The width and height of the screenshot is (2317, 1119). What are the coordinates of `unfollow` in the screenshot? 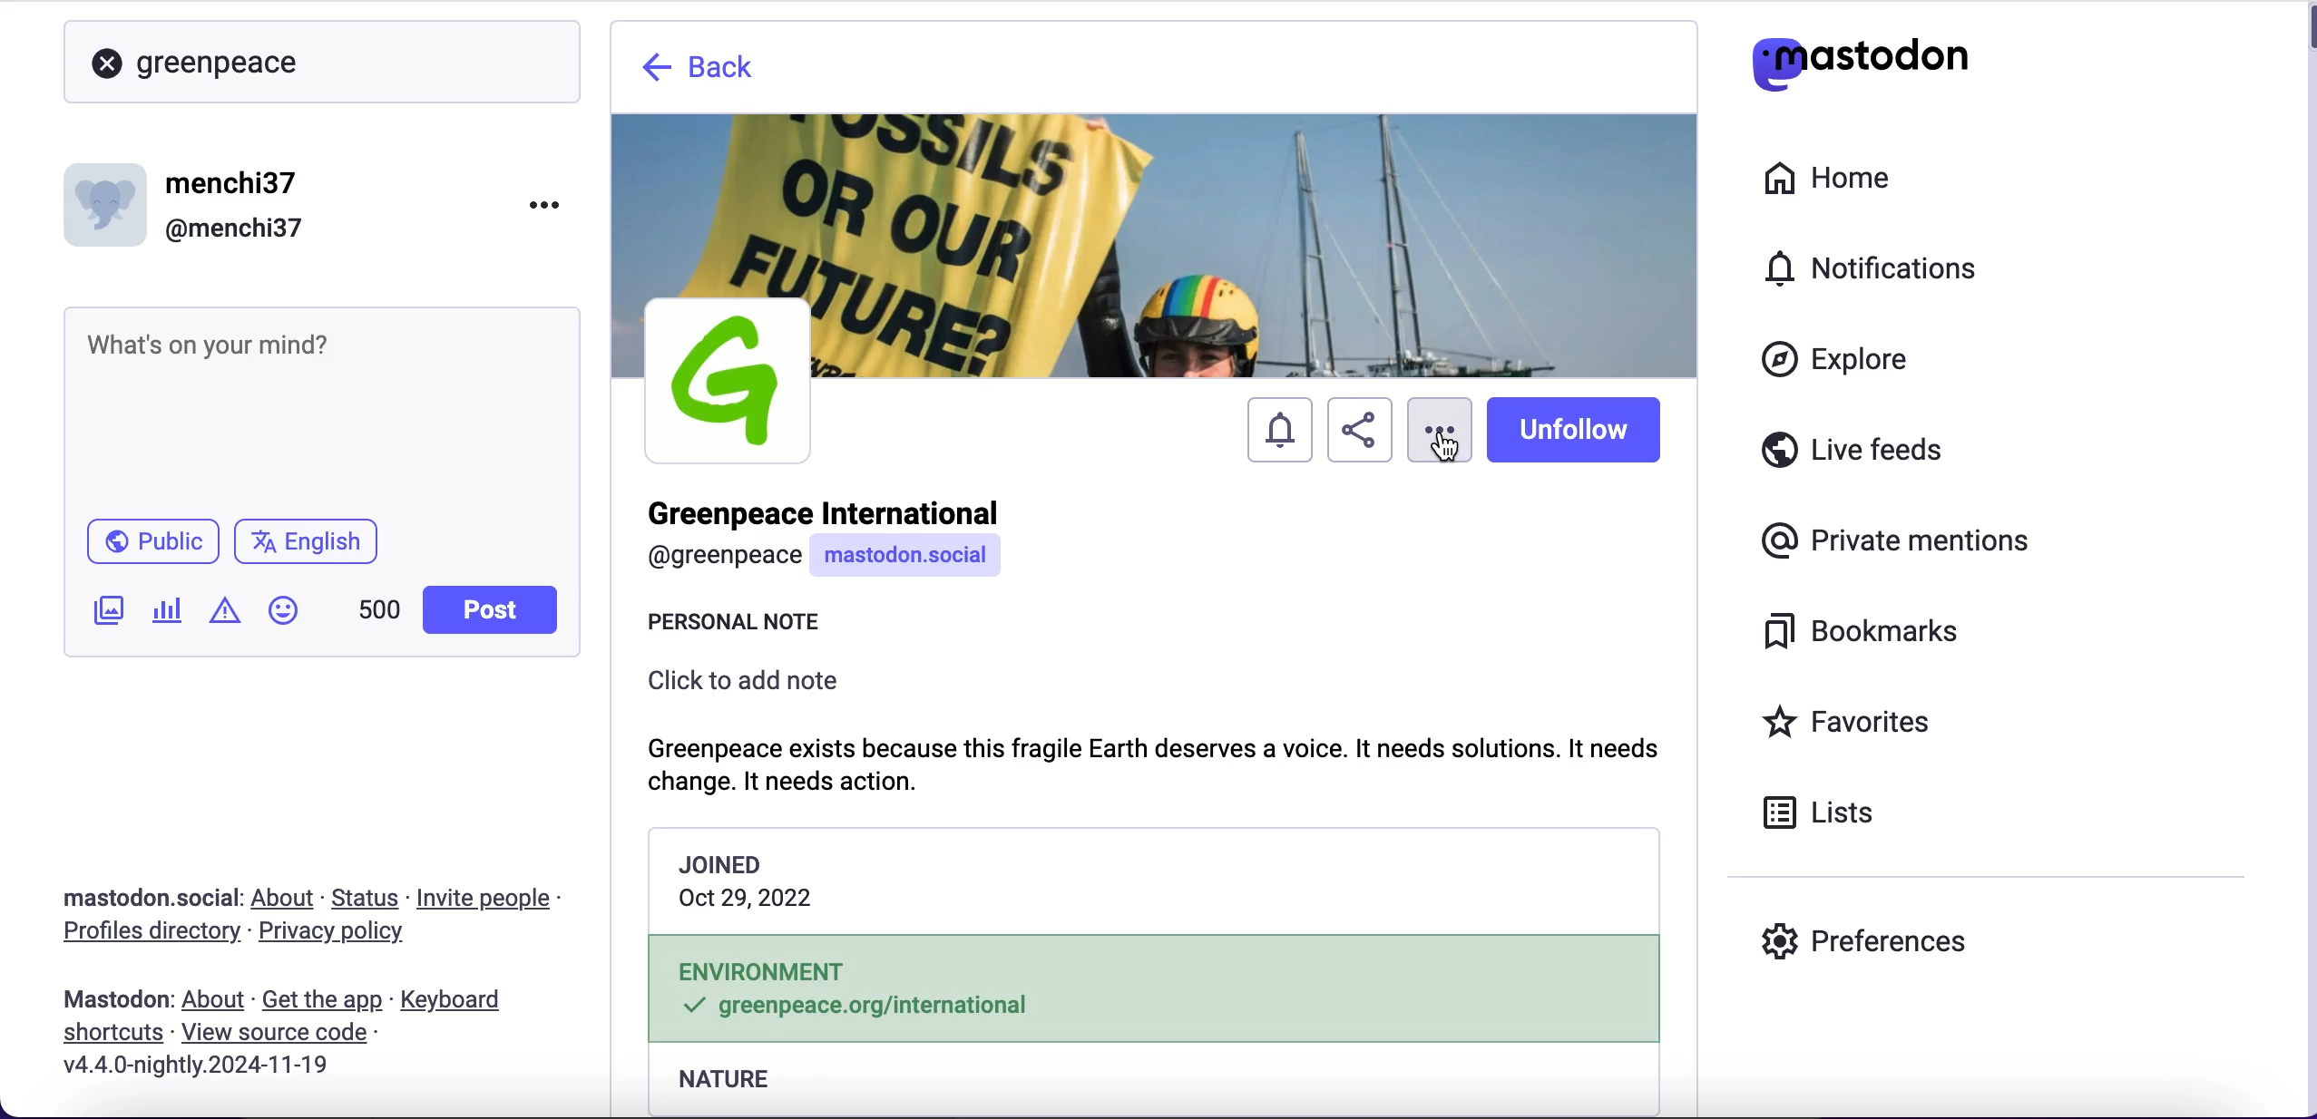 It's located at (1580, 433).